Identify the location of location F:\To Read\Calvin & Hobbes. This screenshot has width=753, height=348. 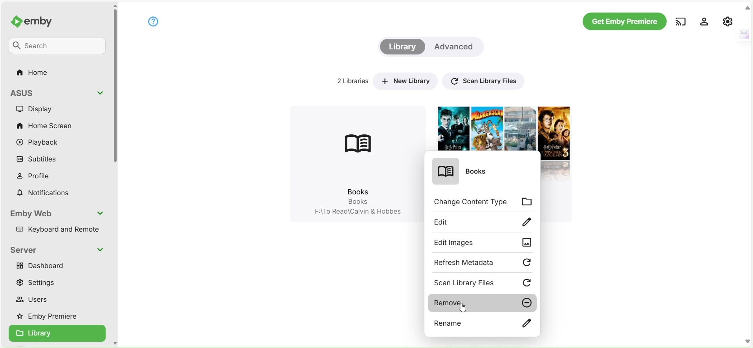
(356, 213).